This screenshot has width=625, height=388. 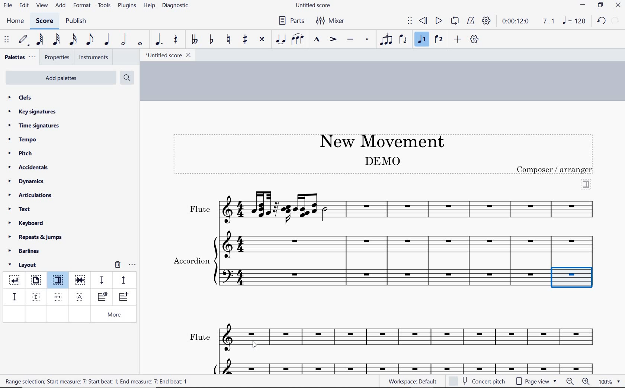 What do you see at coordinates (601, 6) in the screenshot?
I see `restore down` at bounding box center [601, 6].